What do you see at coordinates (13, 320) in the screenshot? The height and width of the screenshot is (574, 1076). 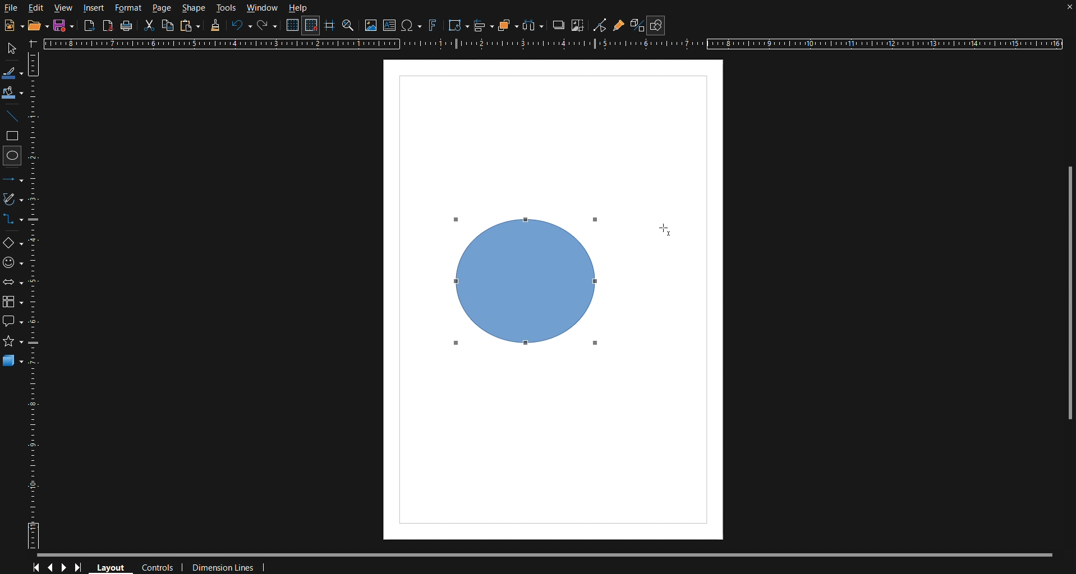 I see `Callout Shapes` at bounding box center [13, 320].